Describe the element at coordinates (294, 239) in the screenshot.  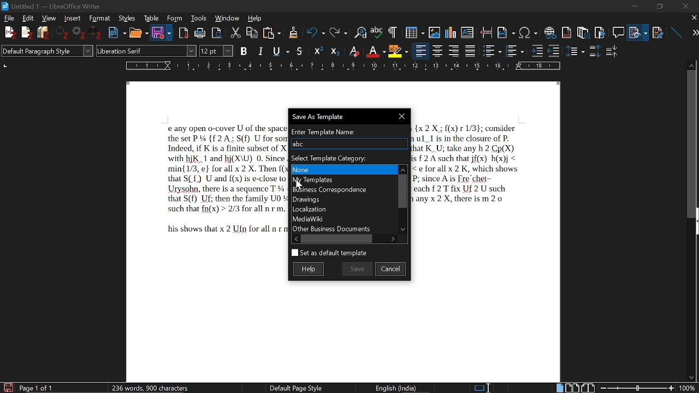
I see `Move left` at that location.